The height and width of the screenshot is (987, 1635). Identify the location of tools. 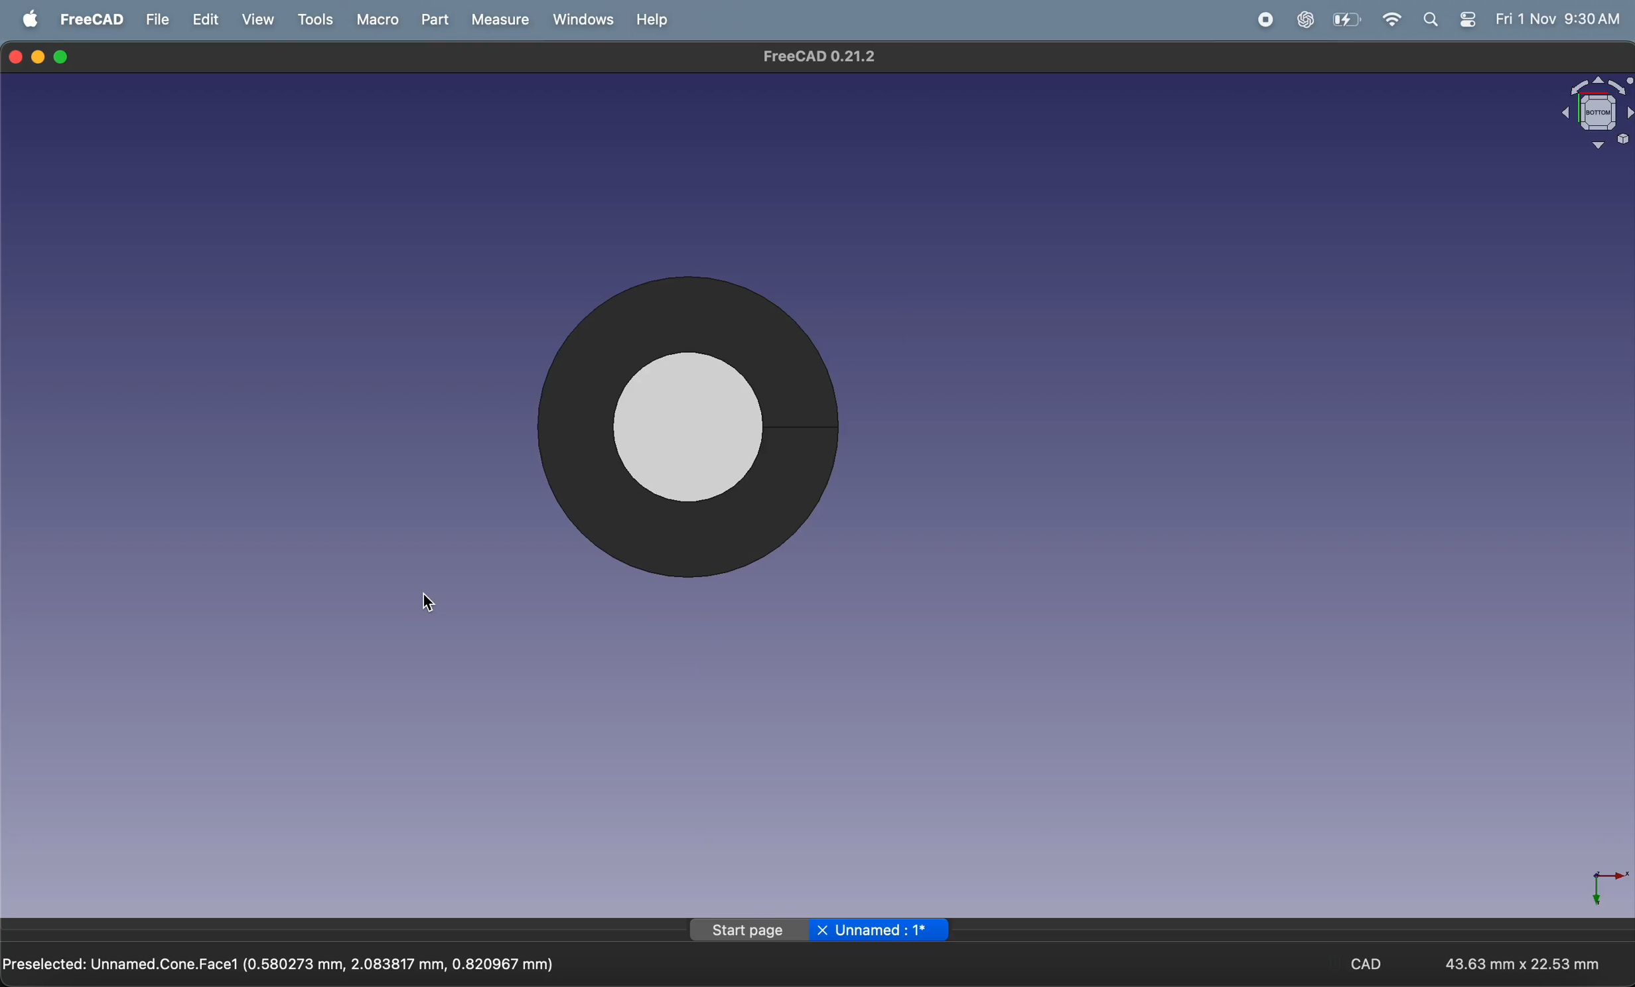
(315, 19).